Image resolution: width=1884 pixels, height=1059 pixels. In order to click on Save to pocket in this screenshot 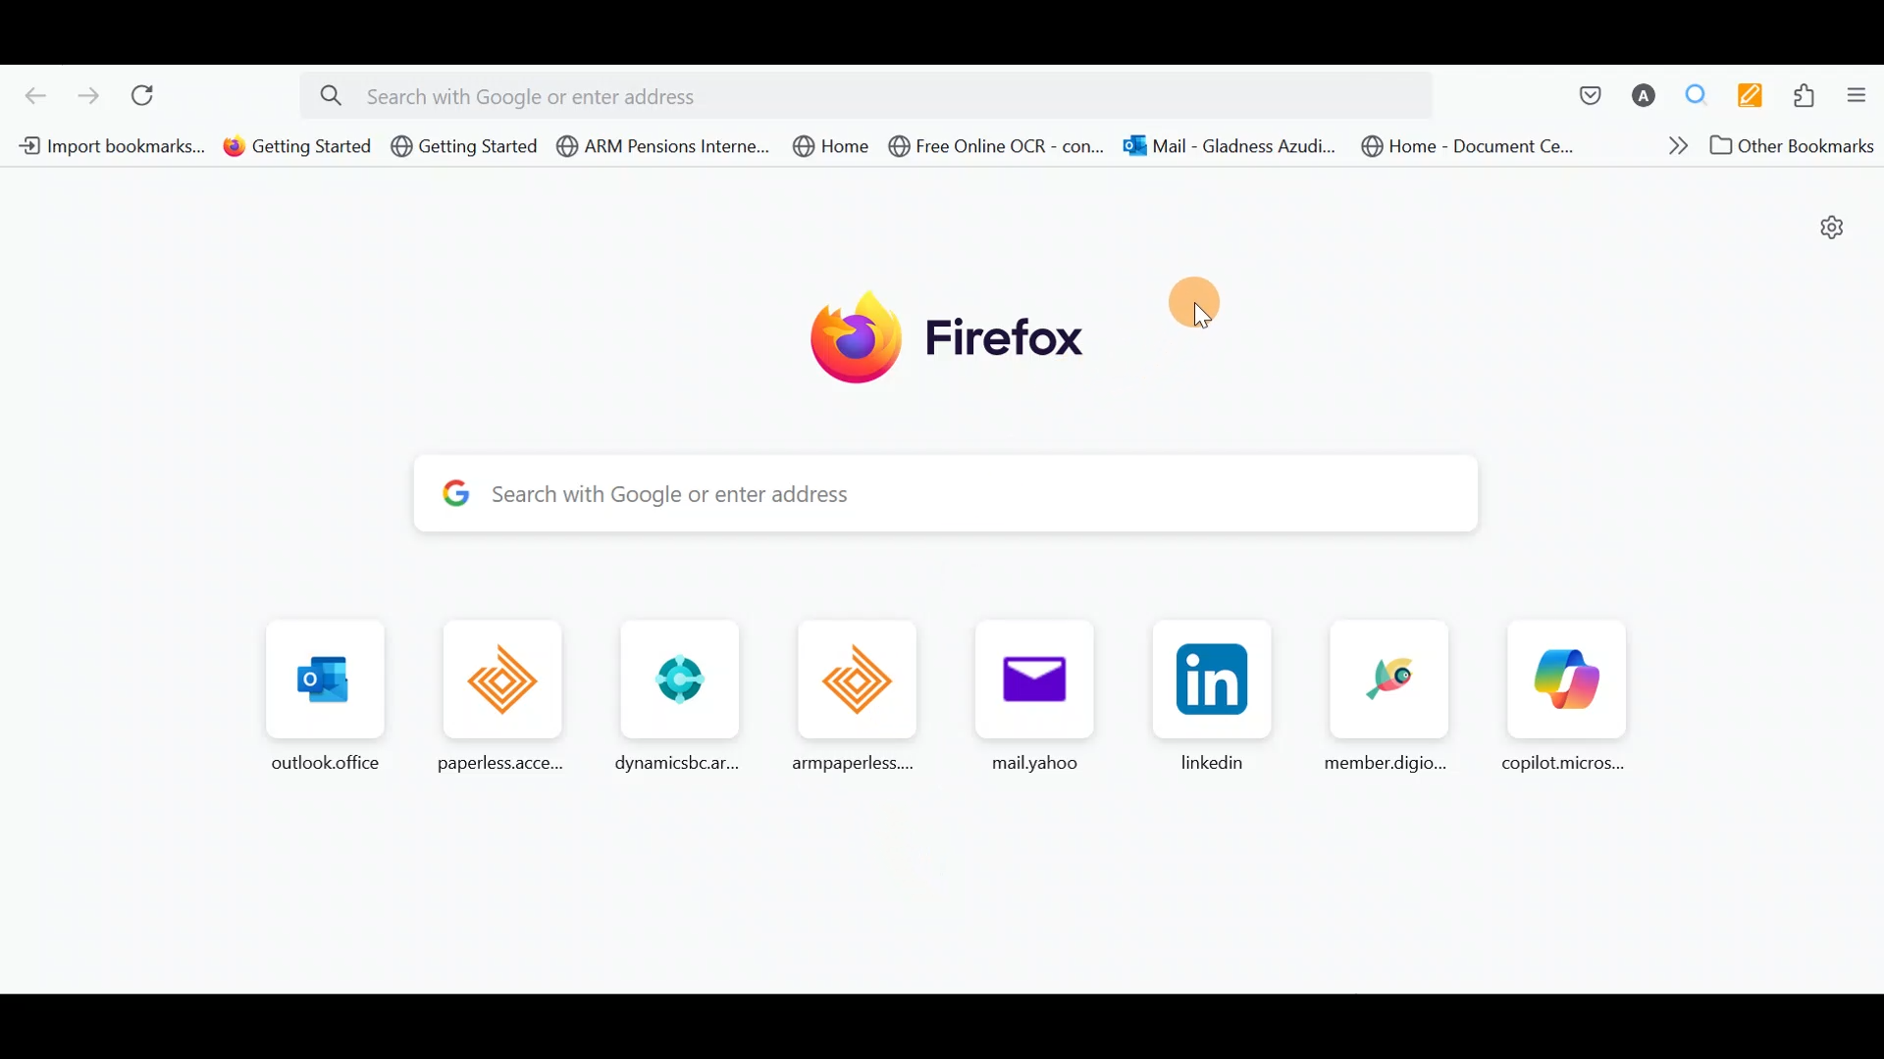, I will do `click(1580, 95)`.